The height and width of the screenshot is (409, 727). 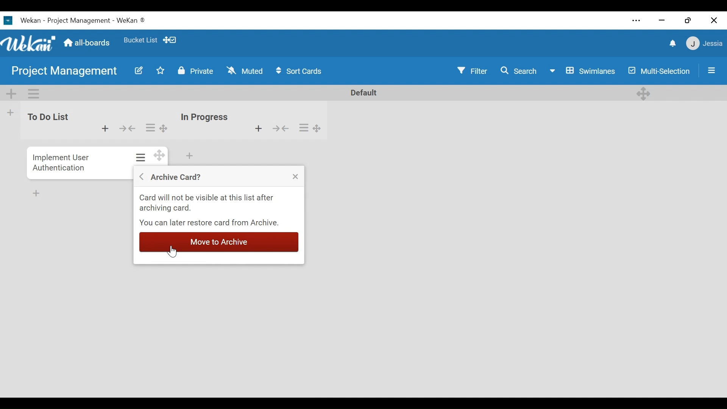 I want to click on Wekan Icon, so click(x=30, y=43).